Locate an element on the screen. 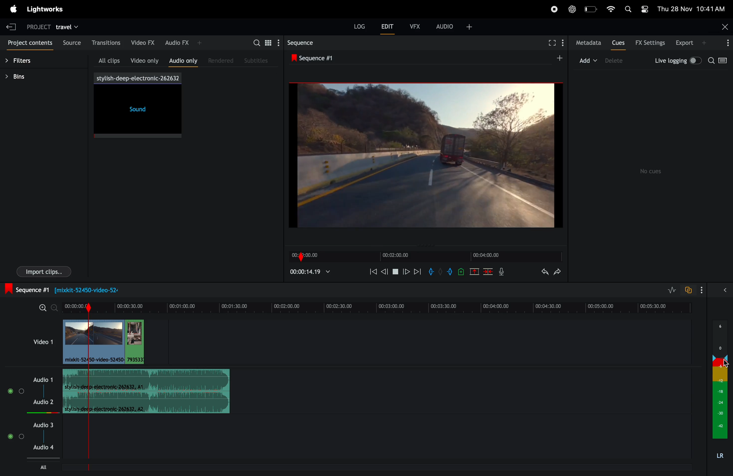 This screenshot has width=733, height=476. add out mark is located at coordinates (448, 273).